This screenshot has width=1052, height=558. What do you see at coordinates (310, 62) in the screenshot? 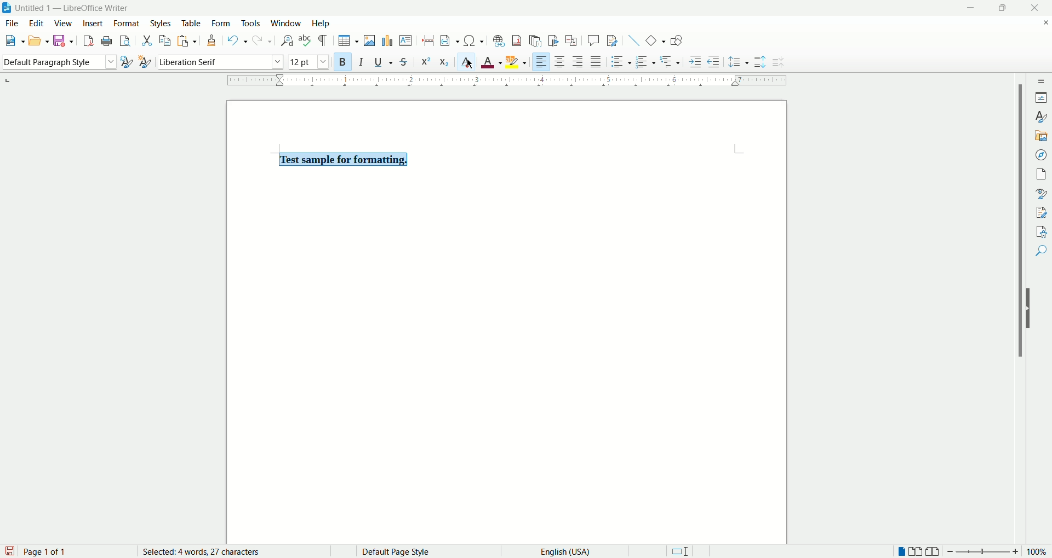
I see `font size` at bounding box center [310, 62].